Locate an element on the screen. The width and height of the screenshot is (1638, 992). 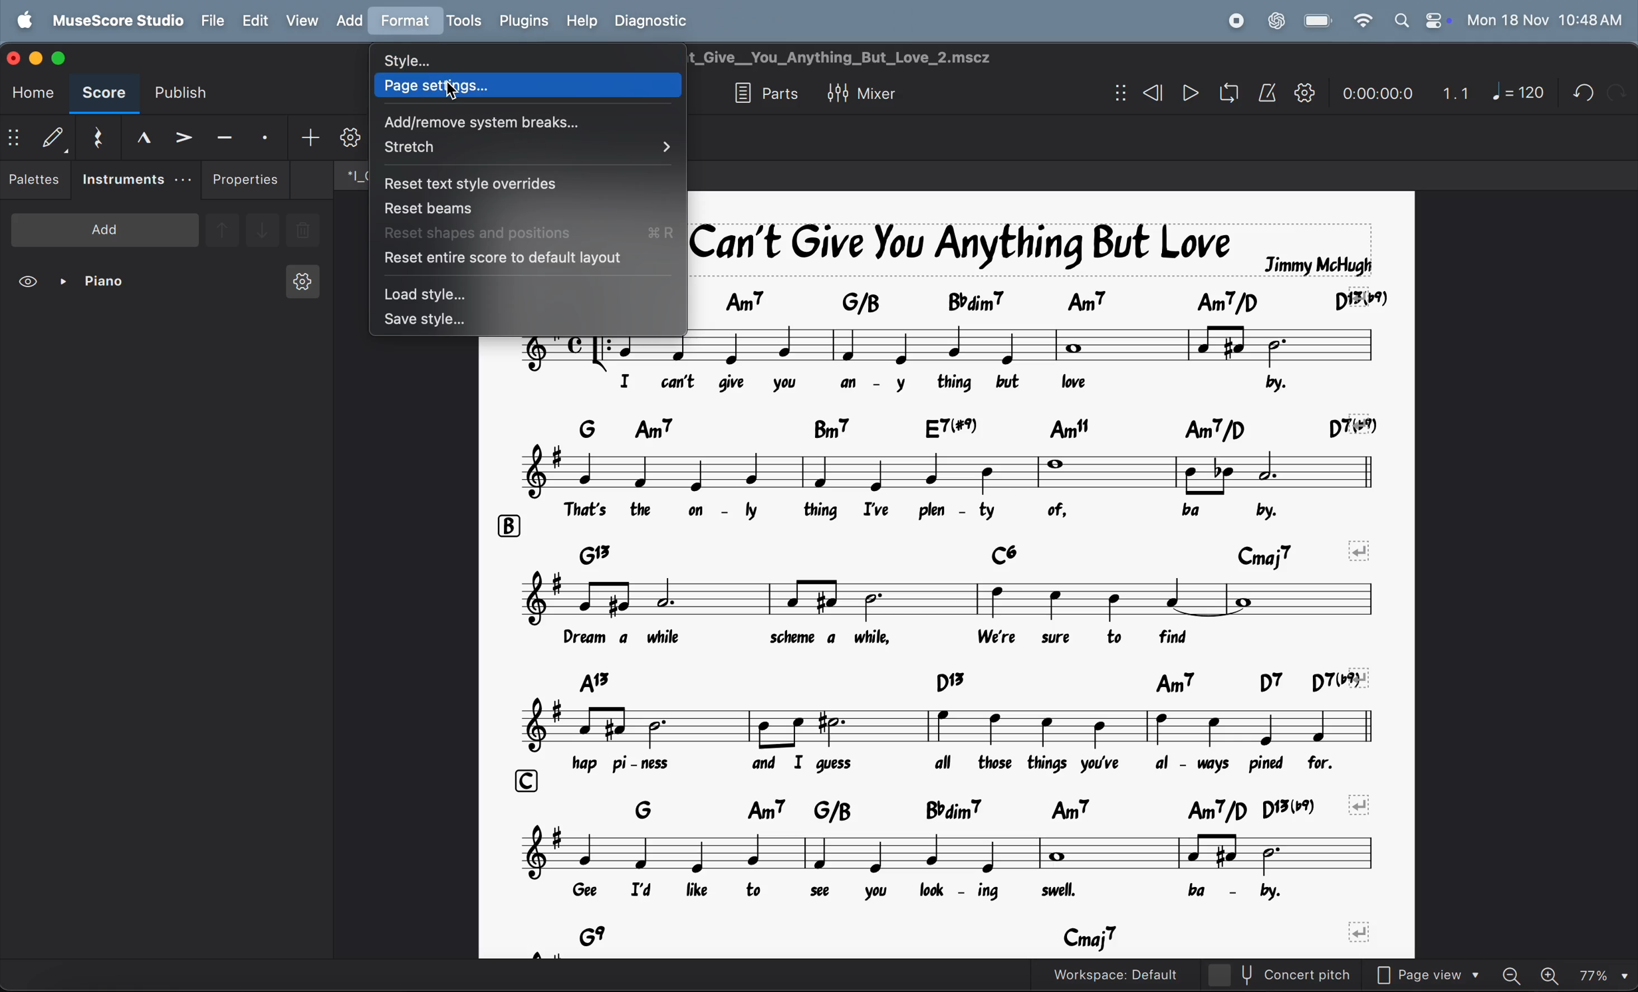
staccato is located at coordinates (267, 136).